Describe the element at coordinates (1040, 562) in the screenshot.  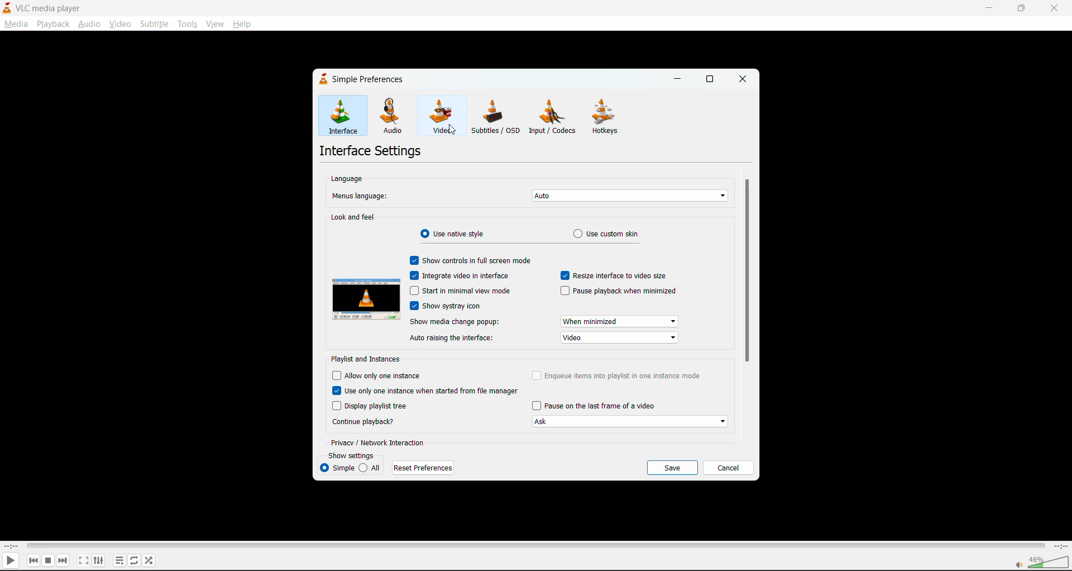
I see `volume` at that location.